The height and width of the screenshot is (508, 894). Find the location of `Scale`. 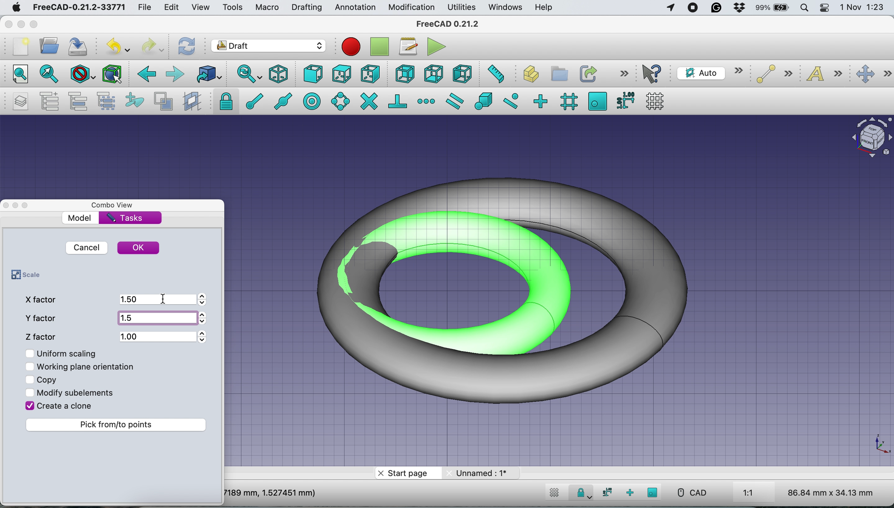

Scale is located at coordinates (880, 444).